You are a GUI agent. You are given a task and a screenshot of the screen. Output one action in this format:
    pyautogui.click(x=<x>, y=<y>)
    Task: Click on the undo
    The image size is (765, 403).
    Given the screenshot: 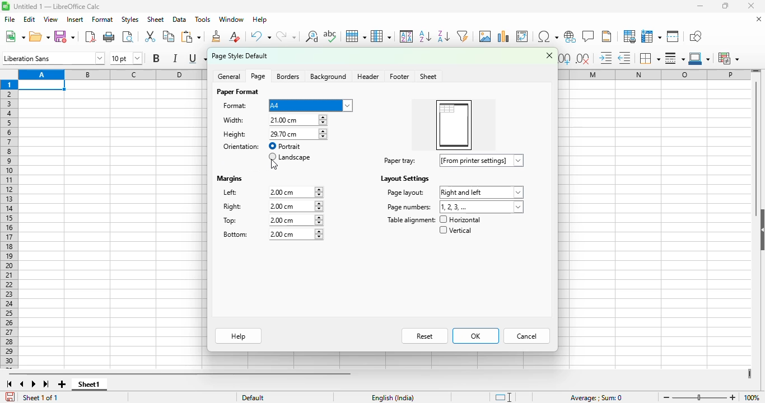 What is the action you would take?
    pyautogui.click(x=260, y=36)
    